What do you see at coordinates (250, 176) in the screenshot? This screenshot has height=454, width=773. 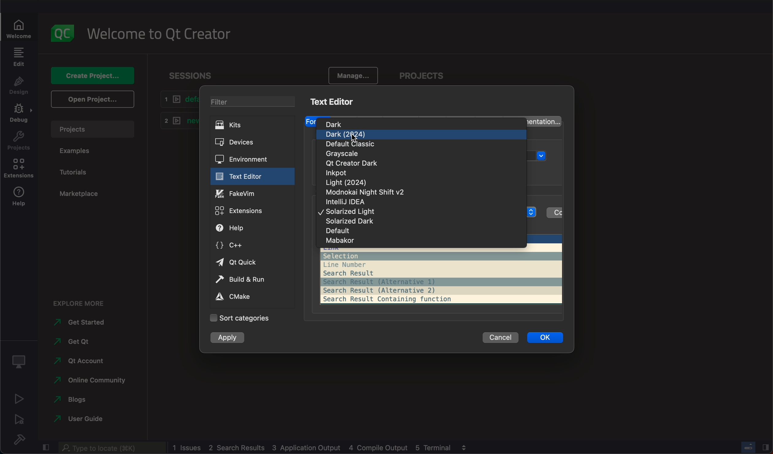 I see `text editor` at bounding box center [250, 176].